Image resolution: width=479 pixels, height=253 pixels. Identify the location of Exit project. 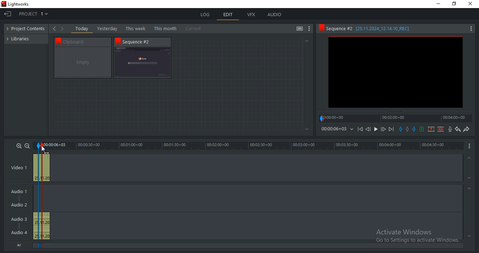
(8, 14).